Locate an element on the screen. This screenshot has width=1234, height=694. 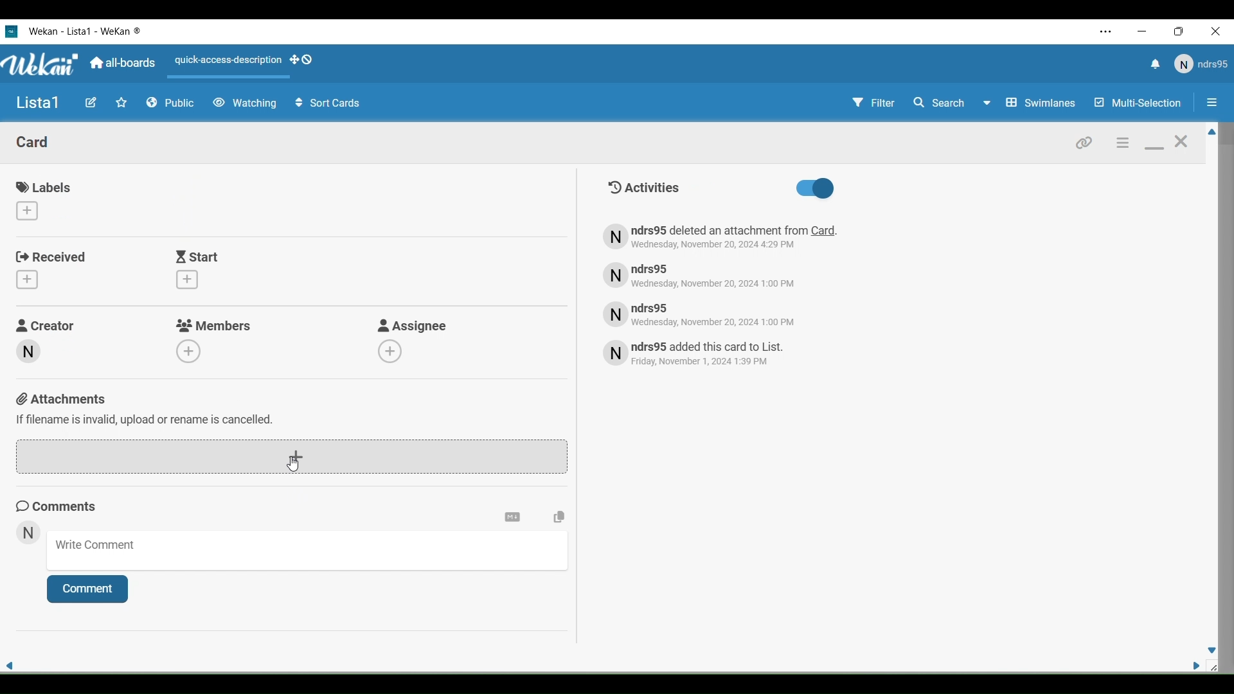
Text is located at coordinates (712, 314).